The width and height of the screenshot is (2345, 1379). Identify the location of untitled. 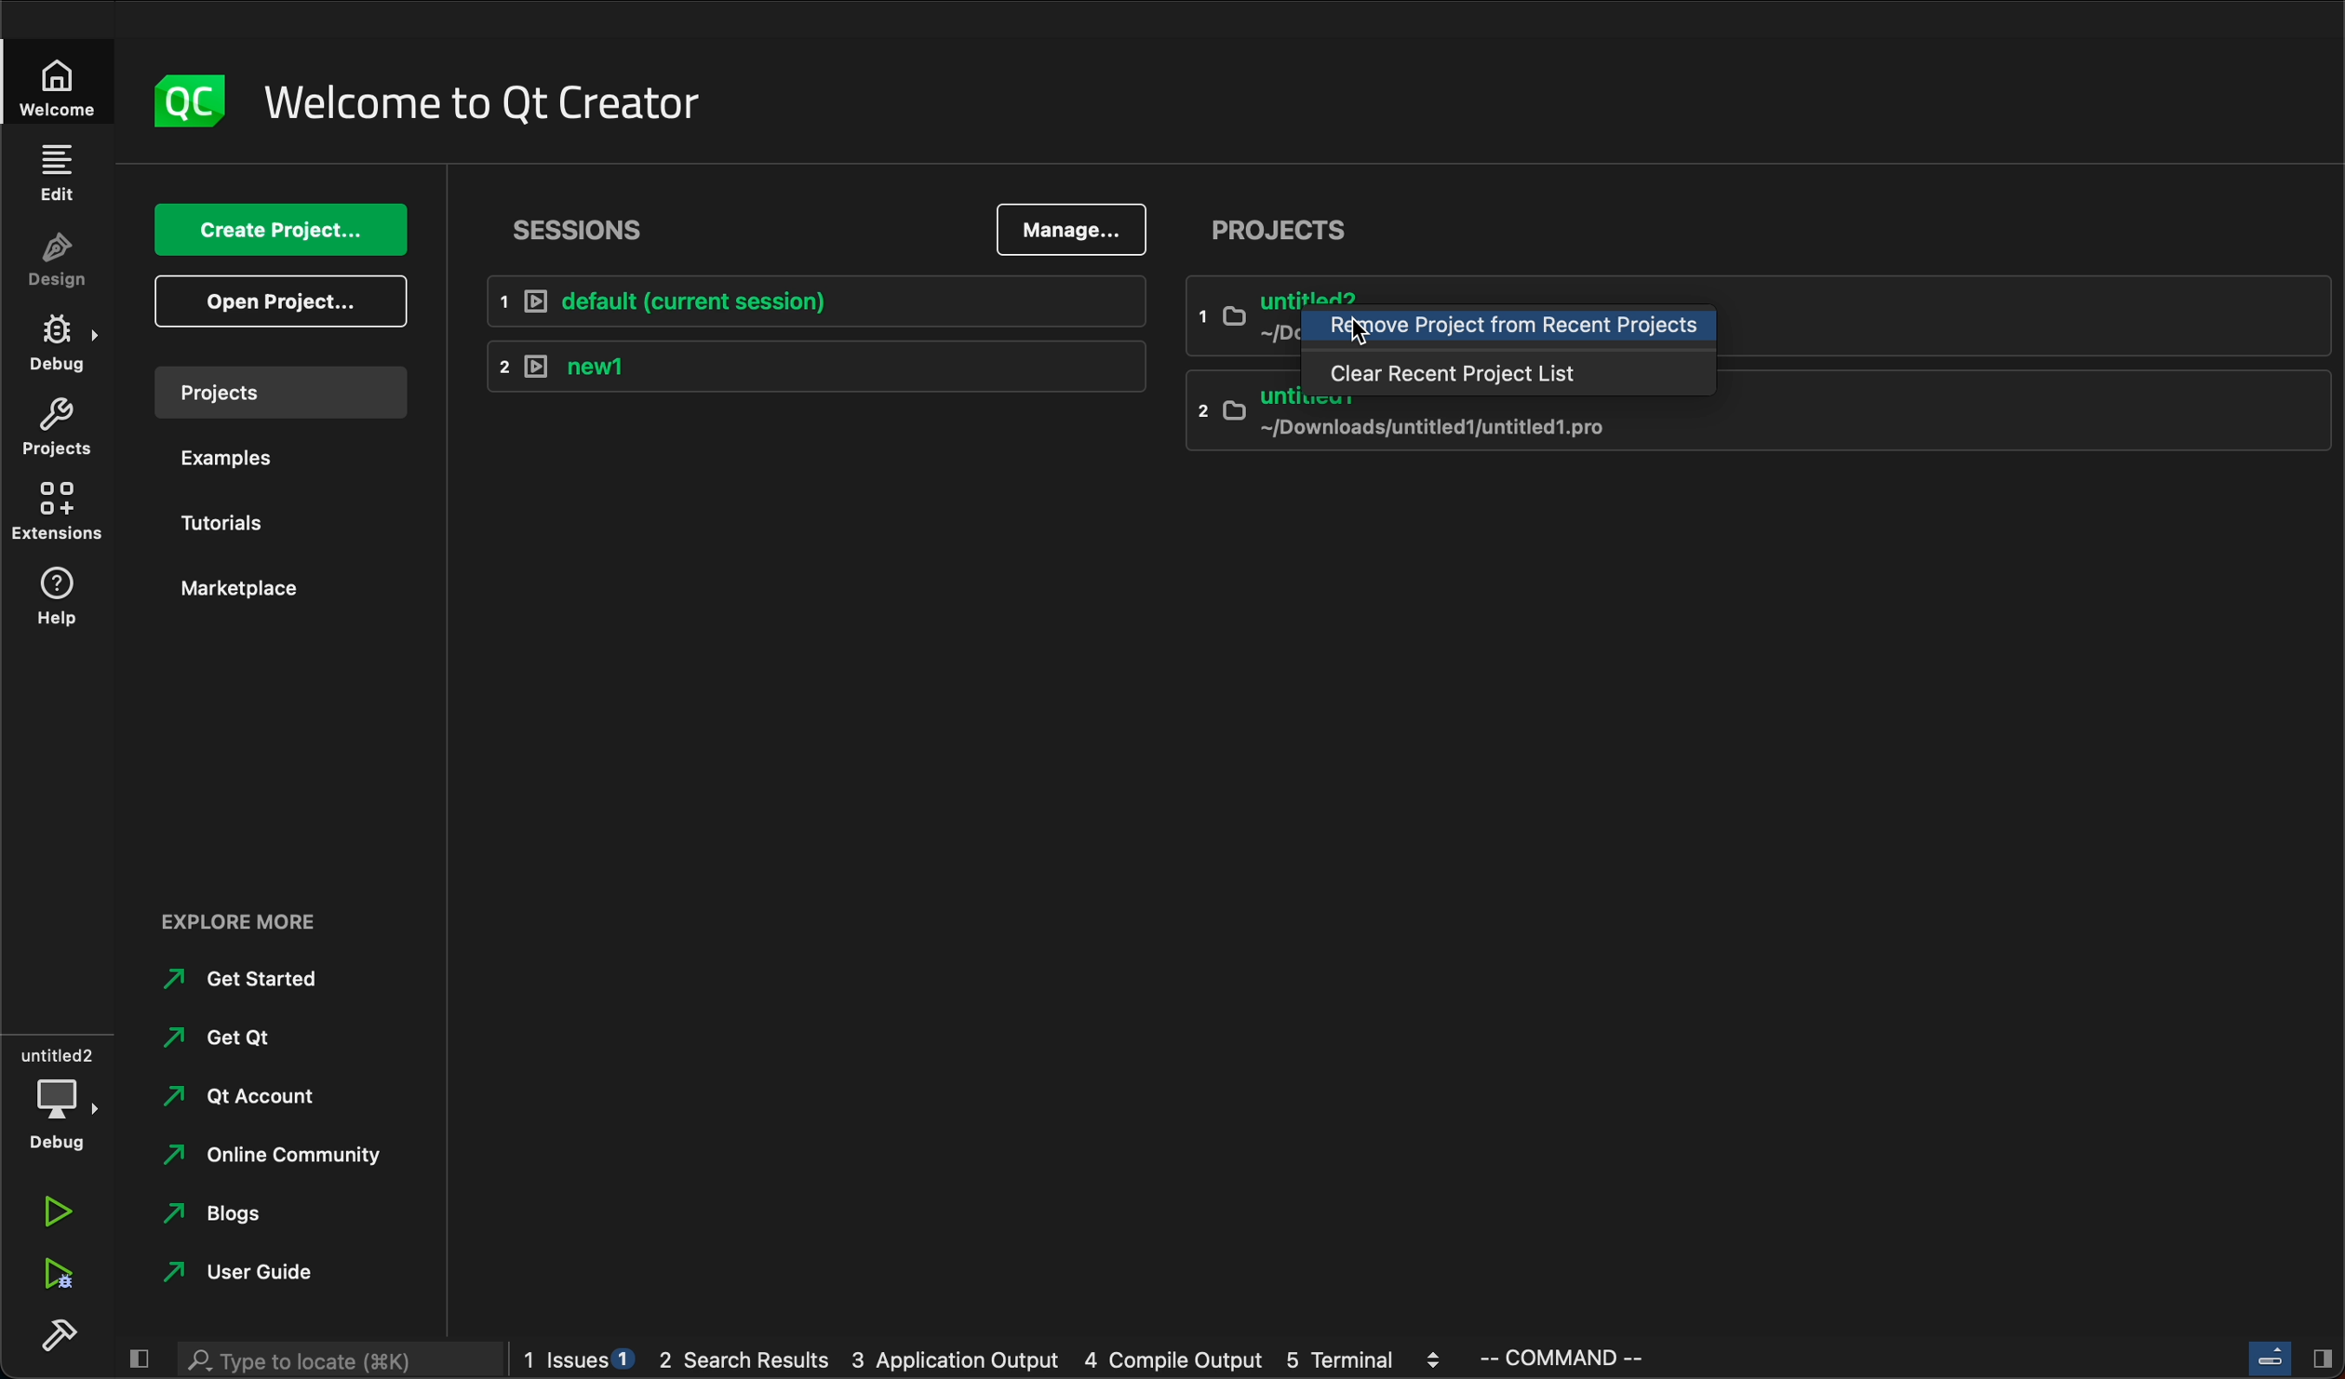
(1758, 432).